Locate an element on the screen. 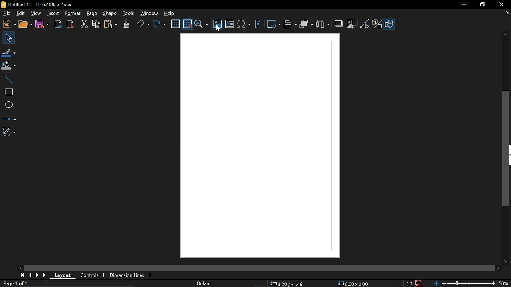 The height and width of the screenshot is (287, 511). Shapes is located at coordinates (390, 24).